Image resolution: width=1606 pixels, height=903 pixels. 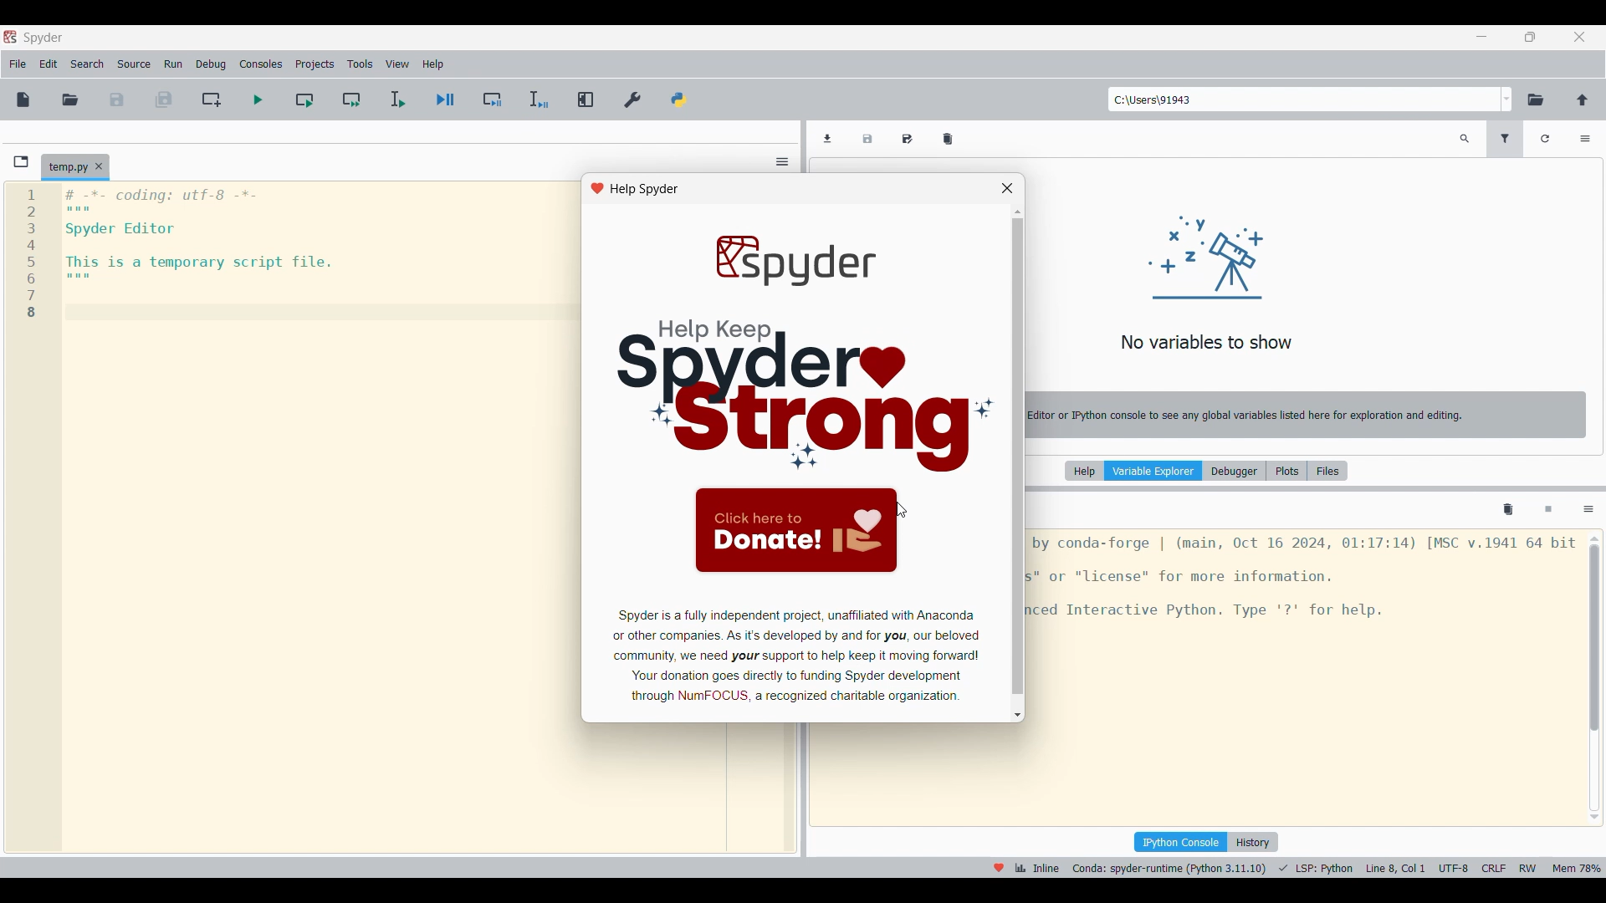 What do you see at coordinates (1178, 842) in the screenshot?
I see `IPython console` at bounding box center [1178, 842].